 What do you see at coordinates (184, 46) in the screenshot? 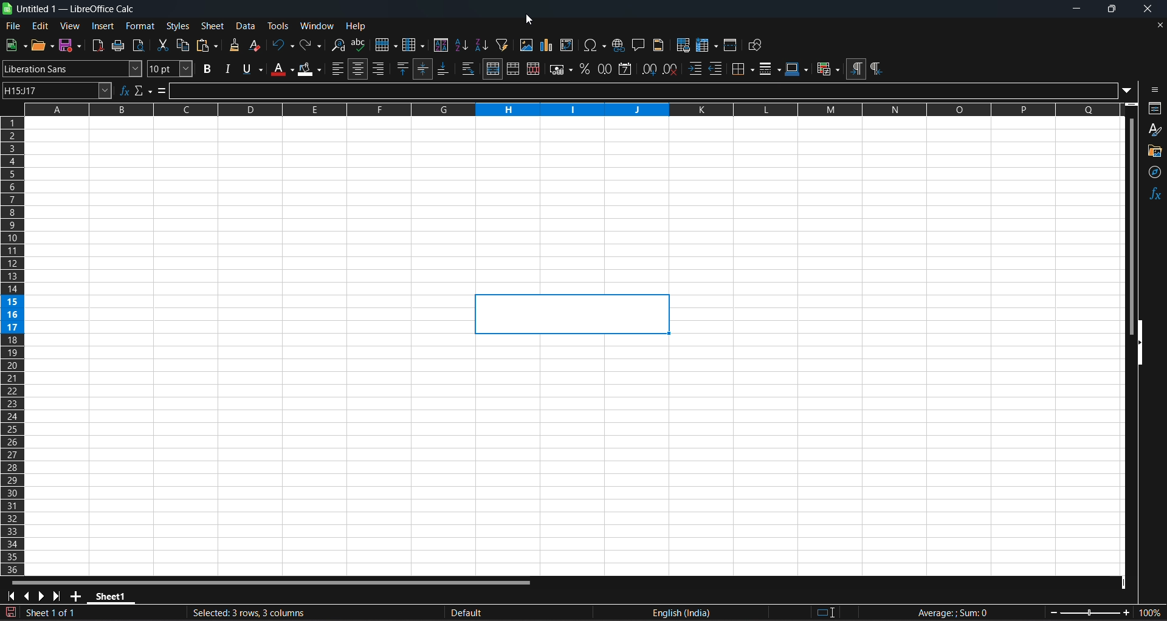
I see `copy` at bounding box center [184, 46].